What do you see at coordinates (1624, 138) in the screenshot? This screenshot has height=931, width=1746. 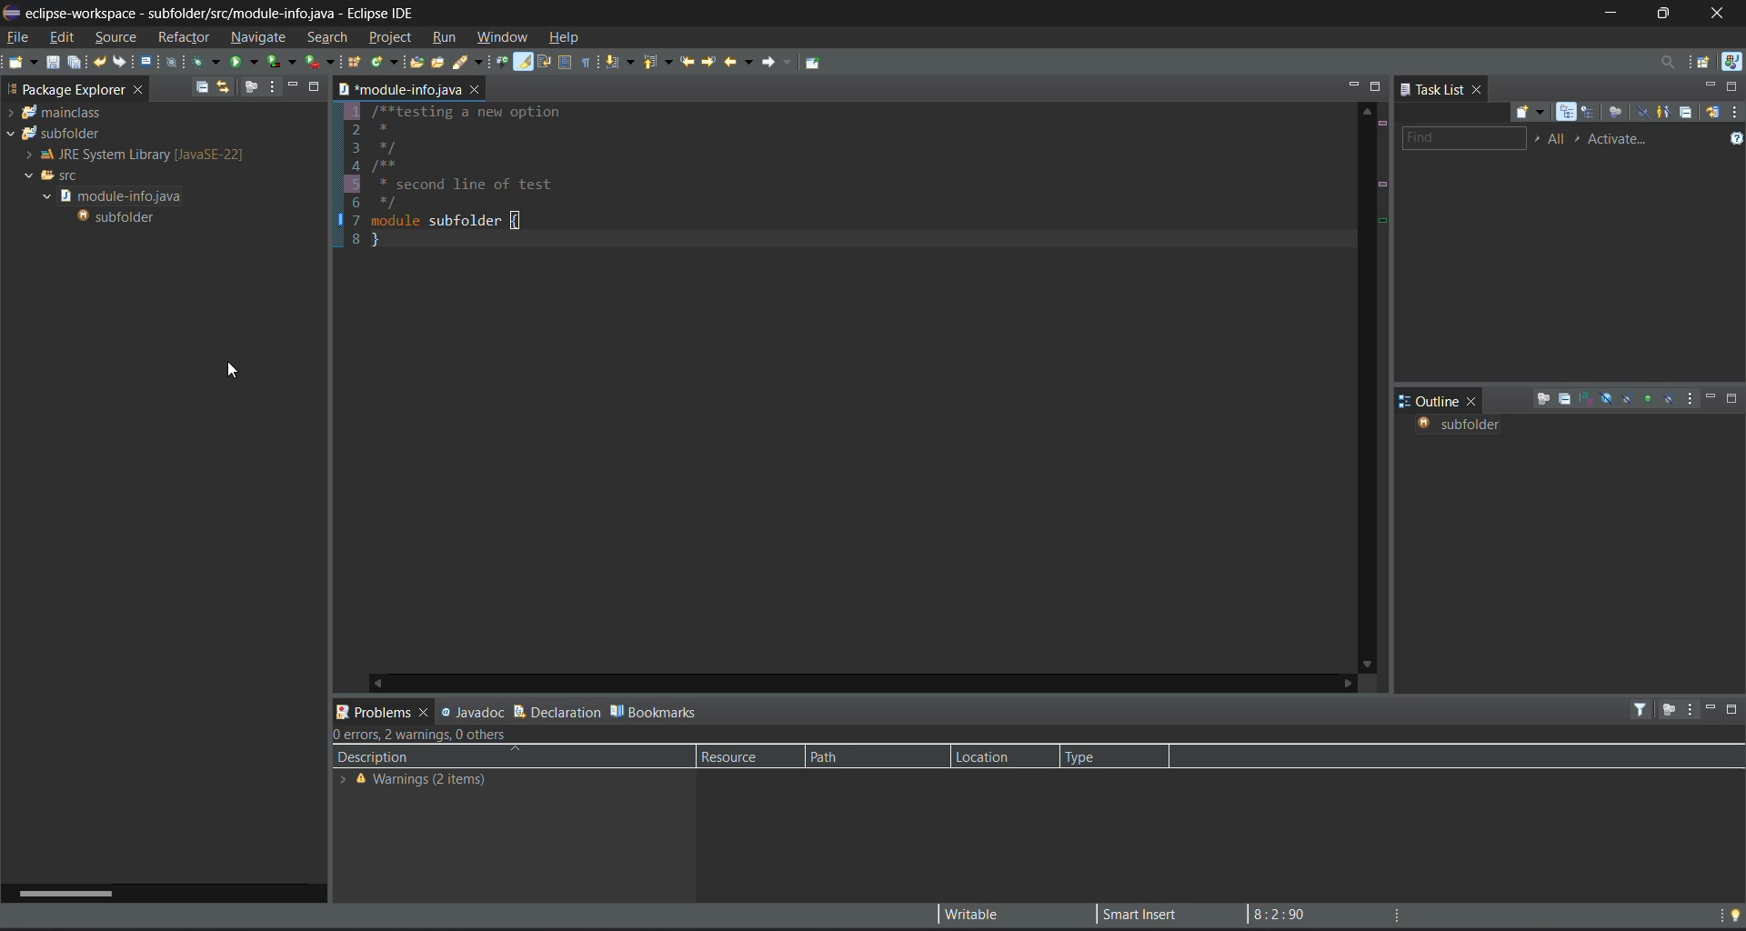 I see `activate` at bounding box center [1624, 138].